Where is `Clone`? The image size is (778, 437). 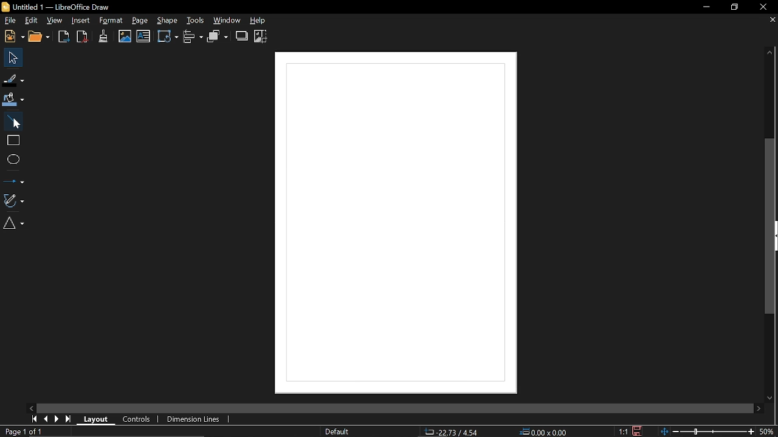 Clone is located at coordinates (104, 36).